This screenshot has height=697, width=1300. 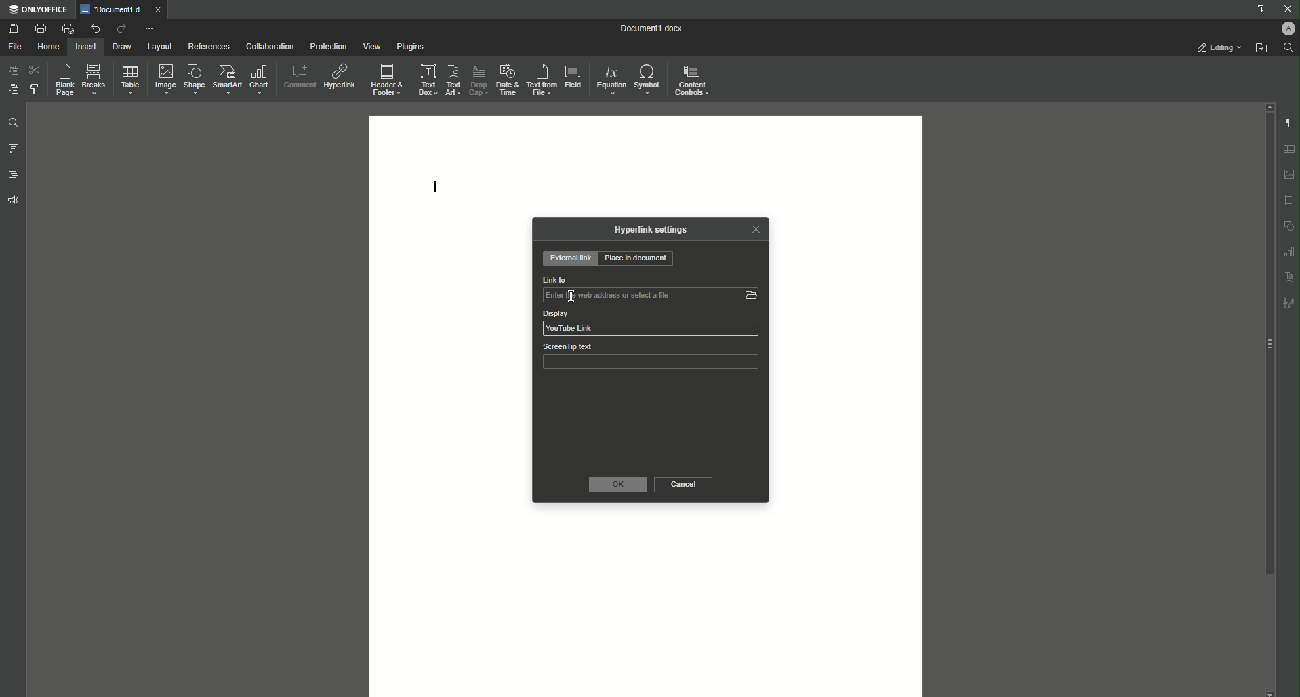 I want to click on Comment, so click(x=298, y=78).